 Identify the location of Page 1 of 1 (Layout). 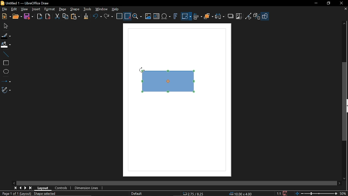
(16, 194).